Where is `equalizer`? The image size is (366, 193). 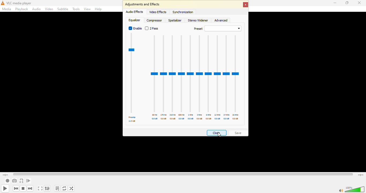 equalizer is located at coordinates (134, 20).